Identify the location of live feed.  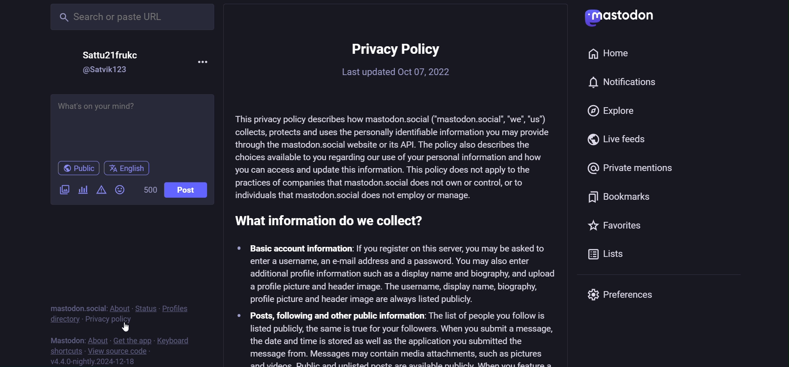
(626, 136).